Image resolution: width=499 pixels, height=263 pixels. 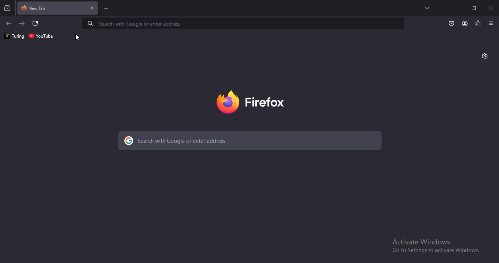 What do you see at coordinates (464, 24) in the screenshot?
I see `account profile` at bounding box center [464, 24].